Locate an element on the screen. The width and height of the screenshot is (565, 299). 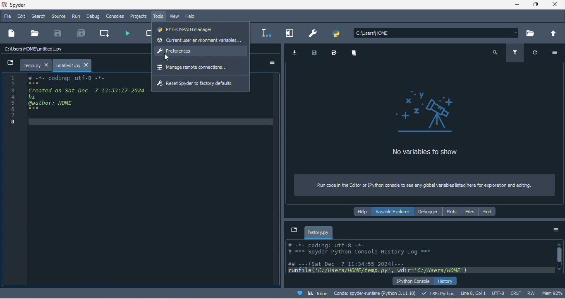
file is located at coordinates (36, 33).